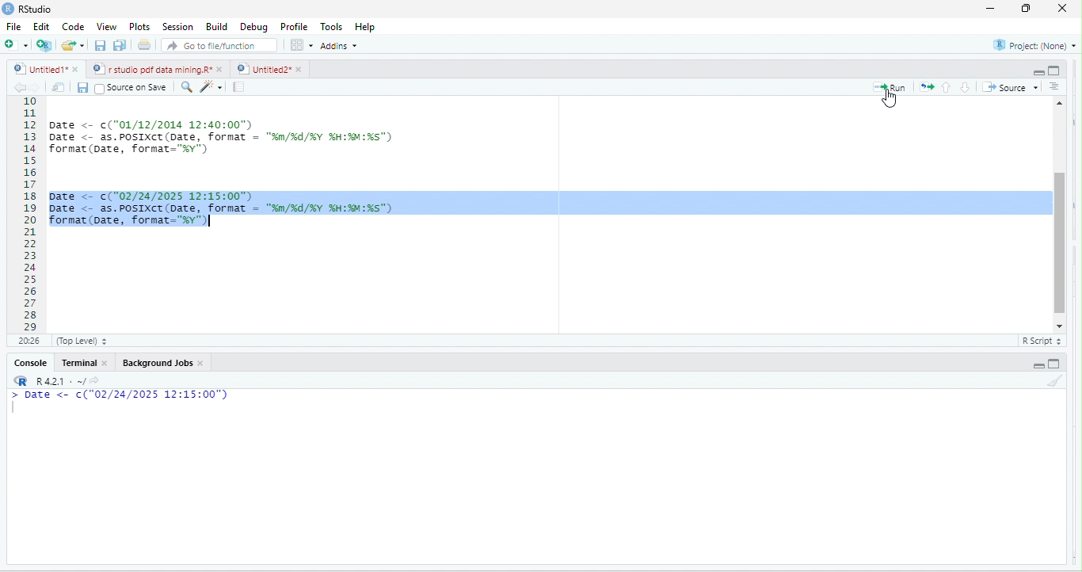 The height and width of the screenshot is (572, 1082). Describe the element at coordinates (948, 86) in the screenshot. I see `go to previous section/chunk` at that location.